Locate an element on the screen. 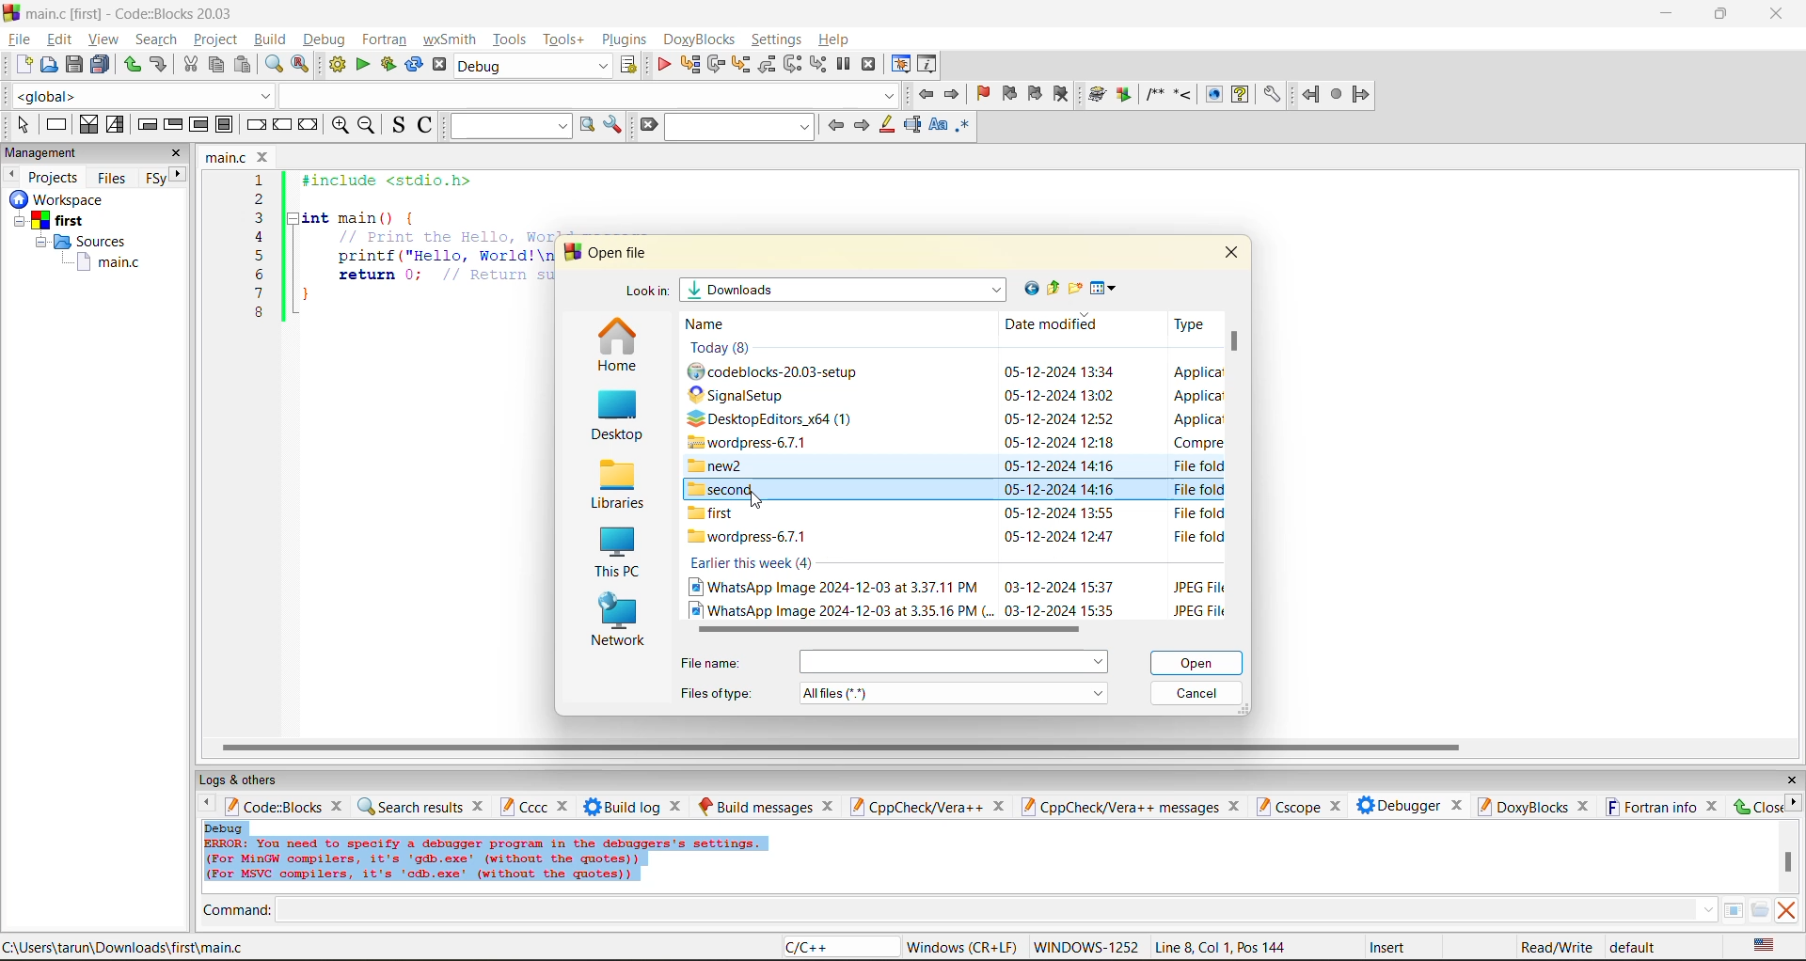  instruction is located at coordinates (55, 125).